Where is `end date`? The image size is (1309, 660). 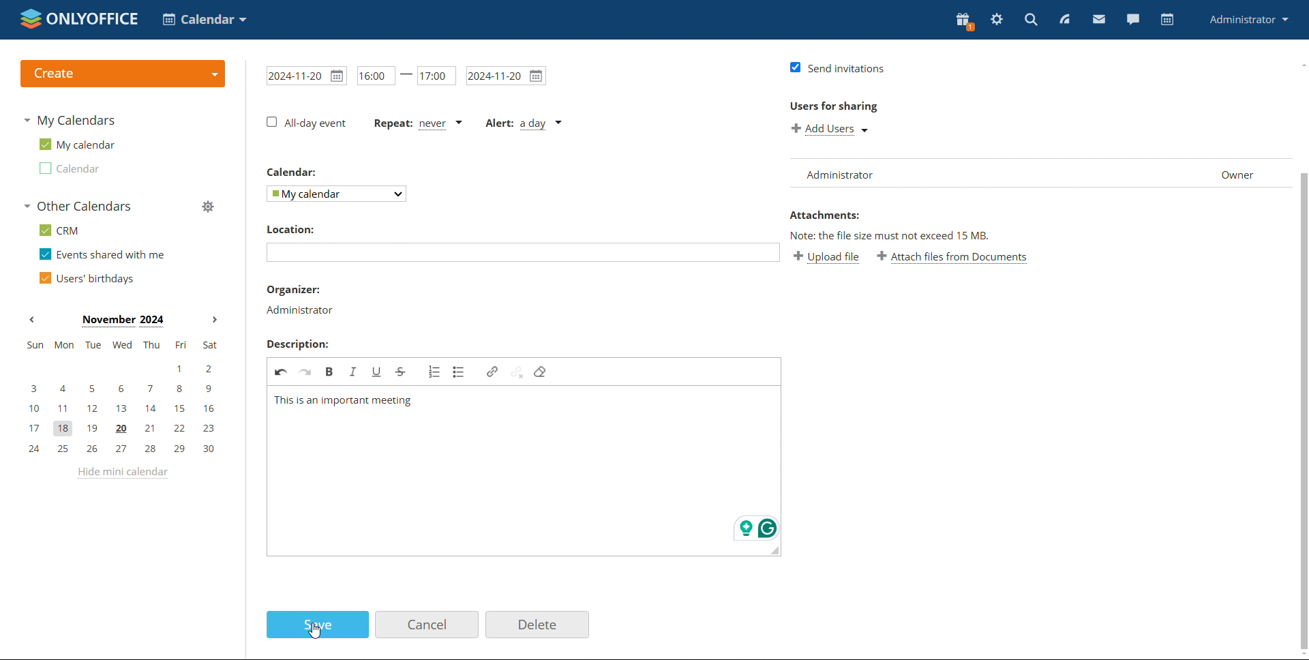 end date is located at coordinates (506, 76).